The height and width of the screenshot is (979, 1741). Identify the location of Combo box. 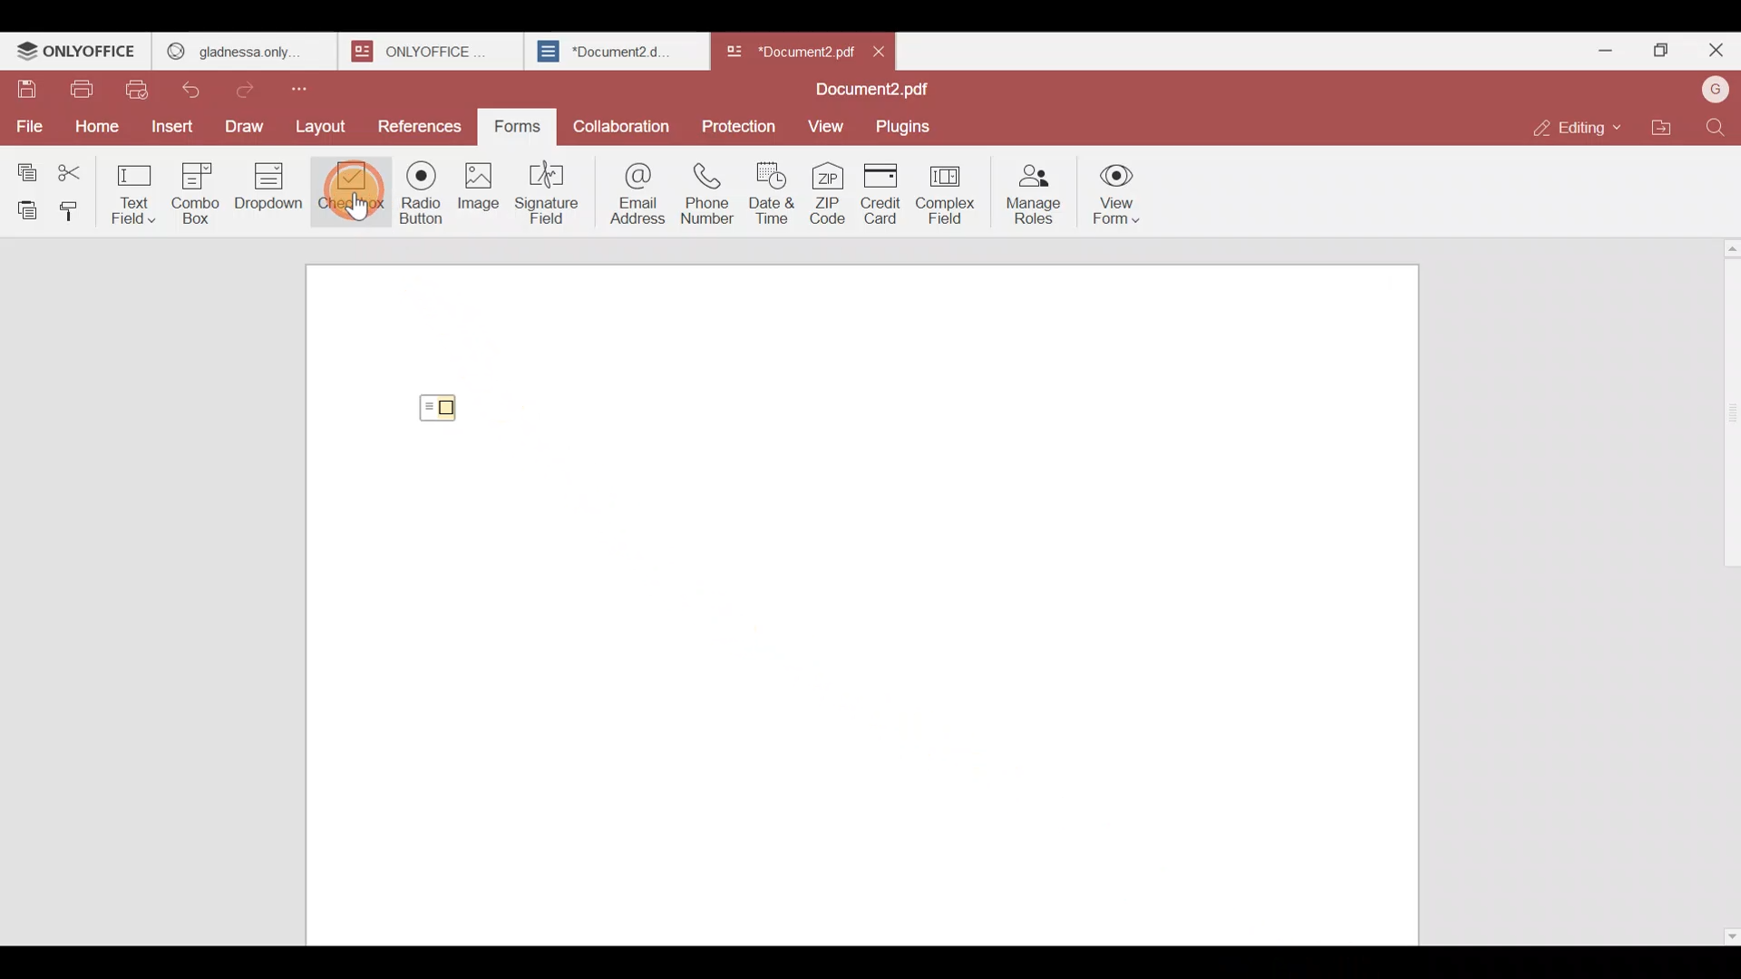
(195, 190).